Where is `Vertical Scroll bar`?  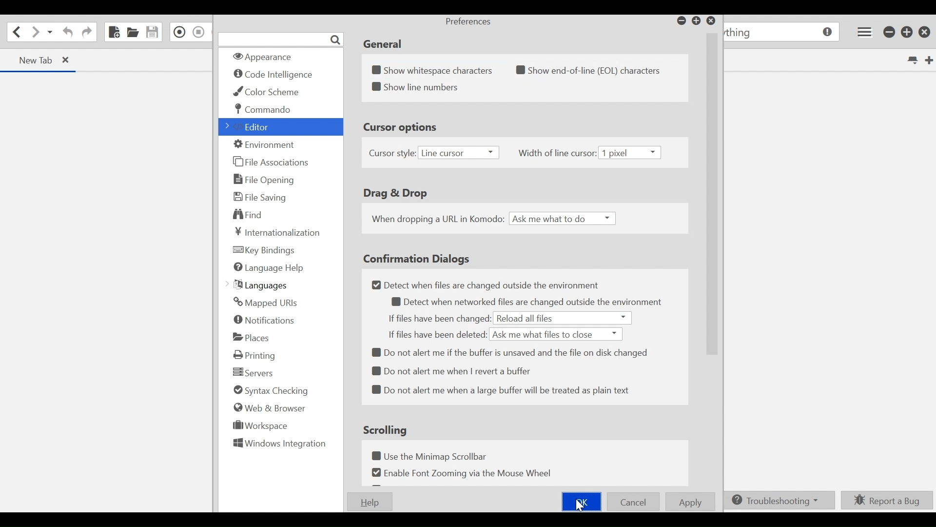
Vertical Scroll bar is located at coordinates (710, 199).